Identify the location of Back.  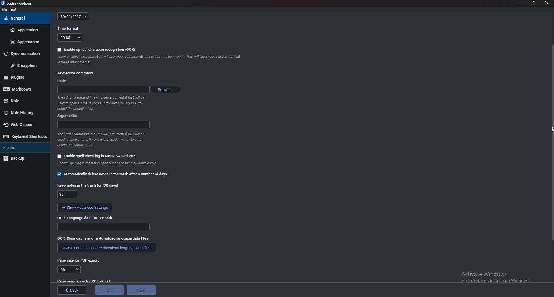
(72, 290).